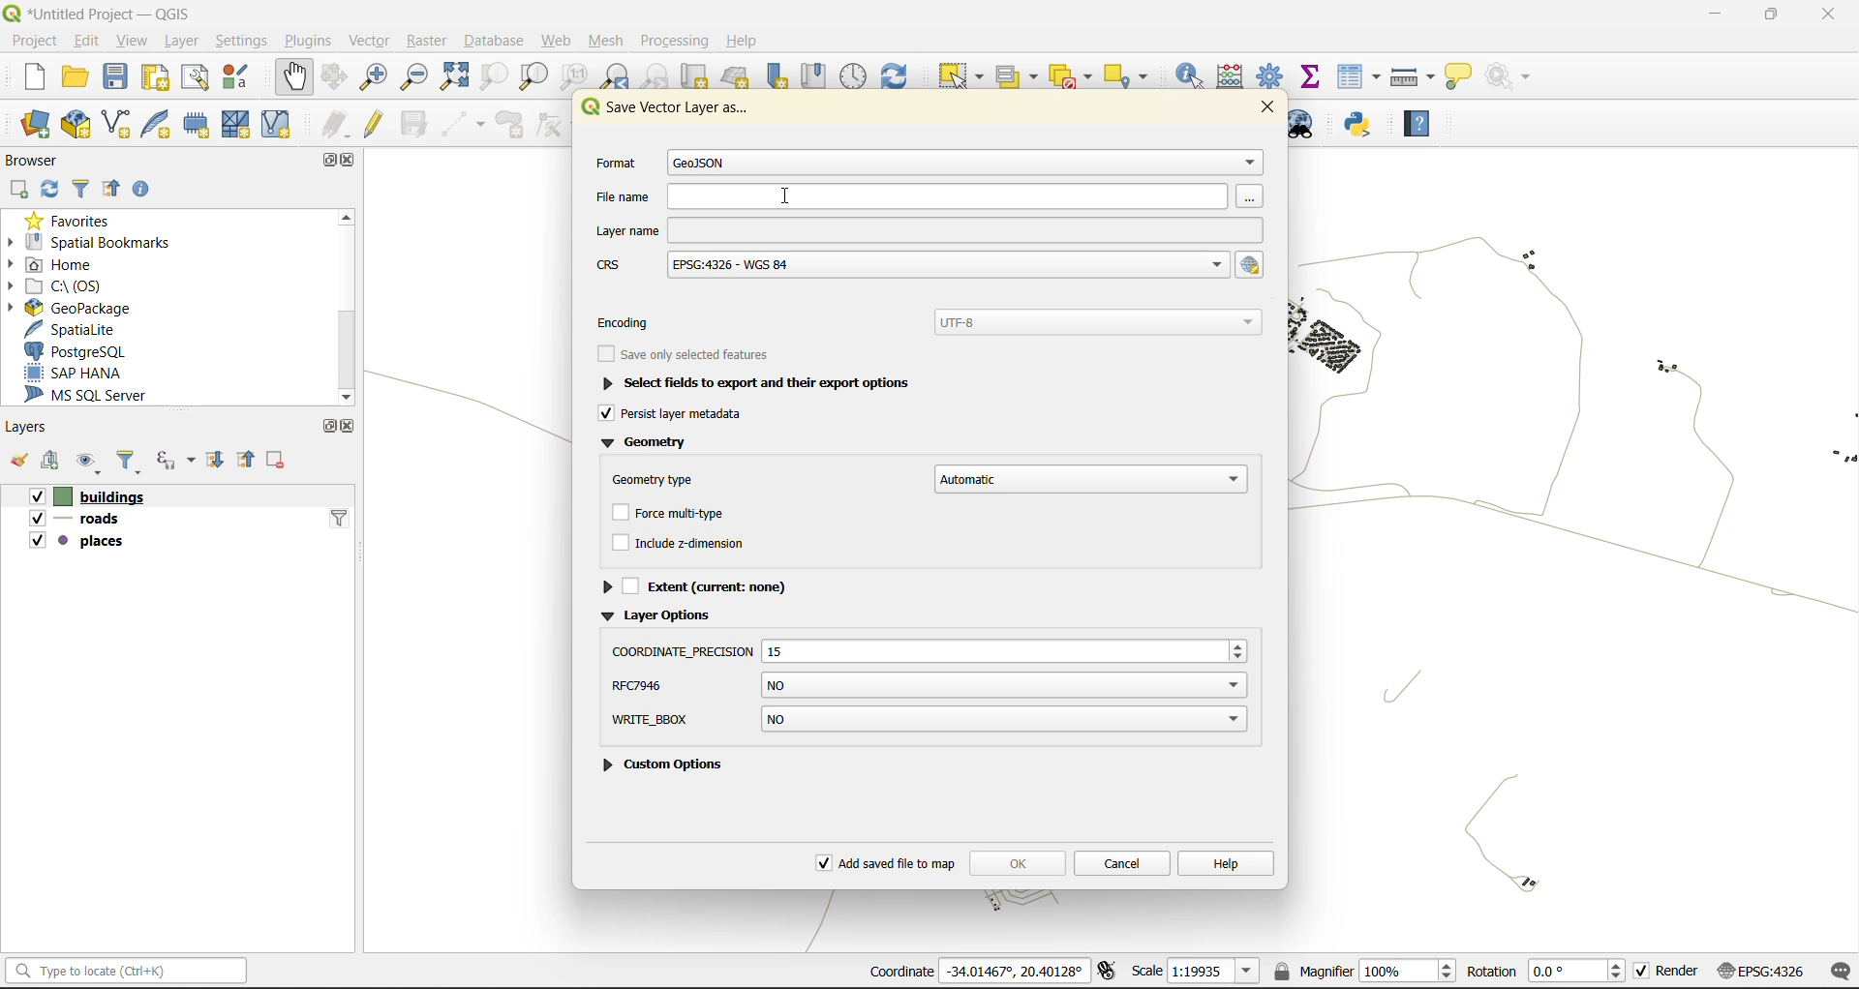  What do you see at coordinates (1195, 76) in the screenshot?
I see `identify features` at bounding box center [1195, 76].